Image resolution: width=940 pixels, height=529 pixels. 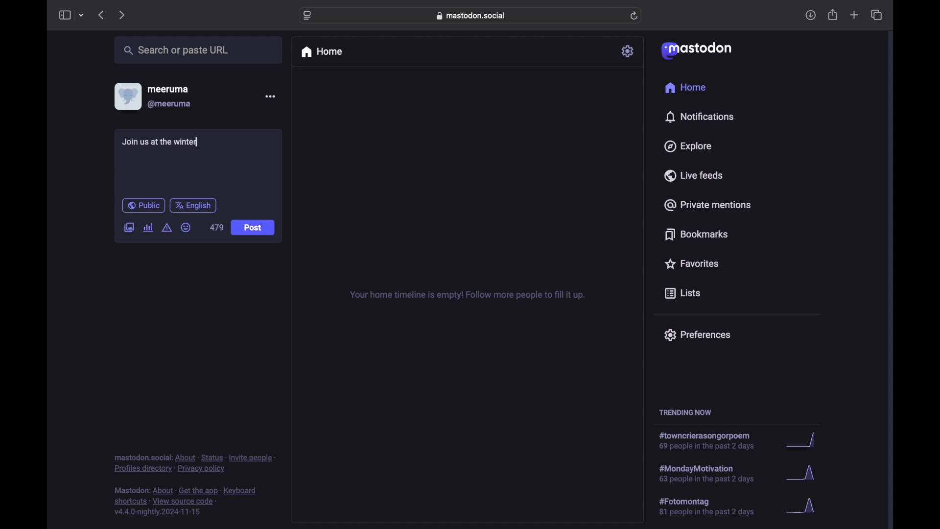 What do you see at coordinates (216, 228) in the screenshot?
I see `479` at bounding box center [216, 228].